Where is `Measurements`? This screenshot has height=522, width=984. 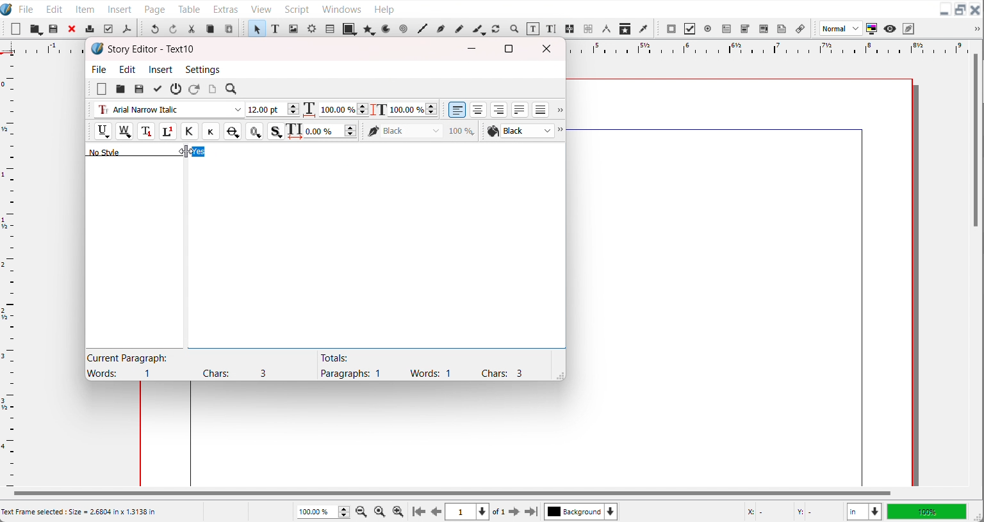
Measurements is located at coordinates (606, 29).